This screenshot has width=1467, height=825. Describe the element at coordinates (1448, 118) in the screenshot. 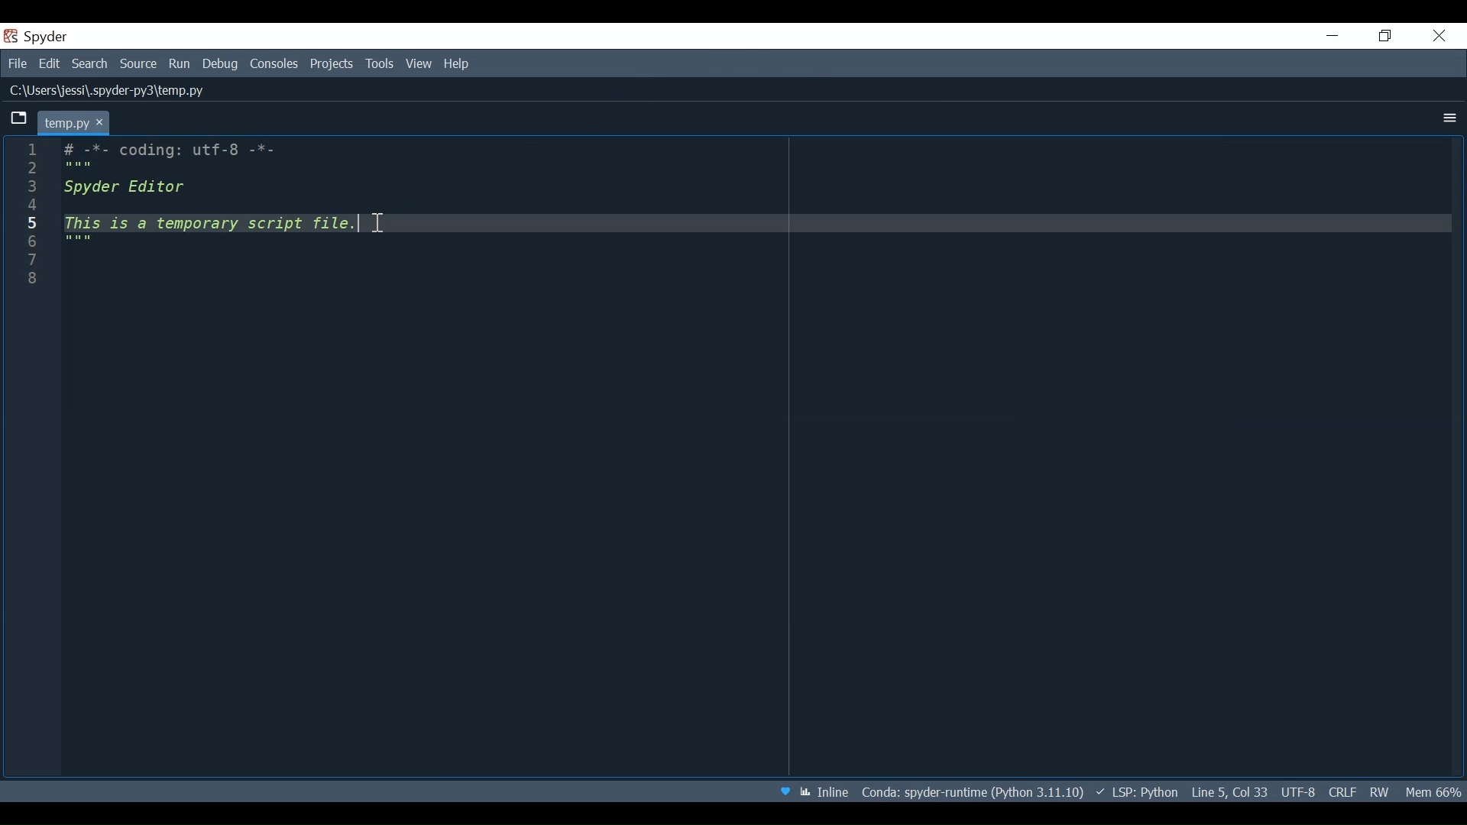

I see `More Options` at that location.